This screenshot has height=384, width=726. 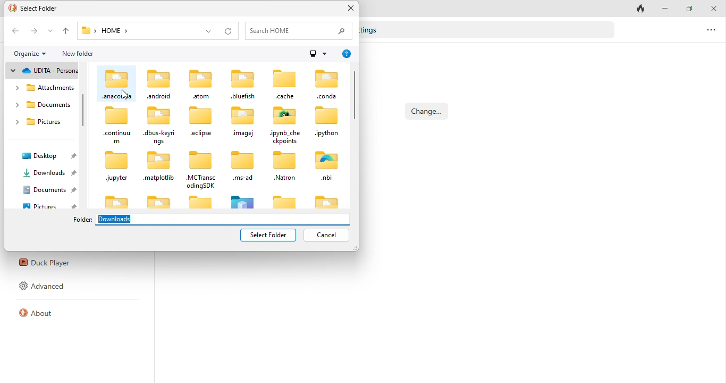 I want to click on about, so click(x=44, y=316).